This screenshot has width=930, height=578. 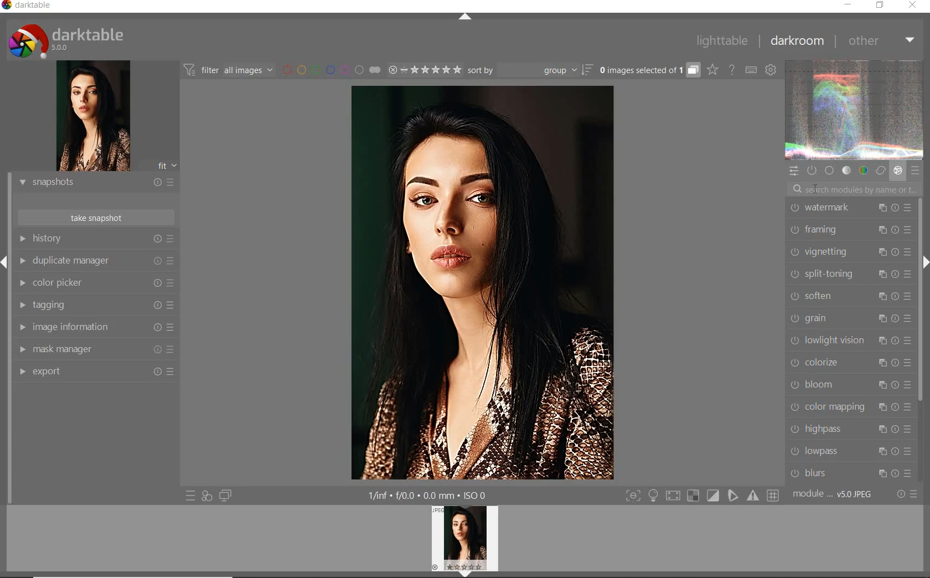 I want to click on quick access for applying any of your styles, so click(x=205, y=497).